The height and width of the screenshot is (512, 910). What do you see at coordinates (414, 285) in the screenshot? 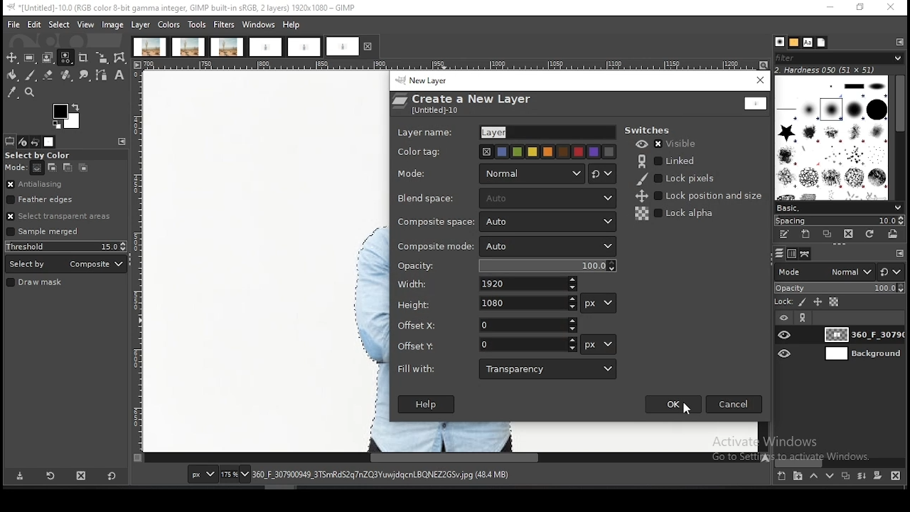
I see `width:` at bounding box center [414, 285].